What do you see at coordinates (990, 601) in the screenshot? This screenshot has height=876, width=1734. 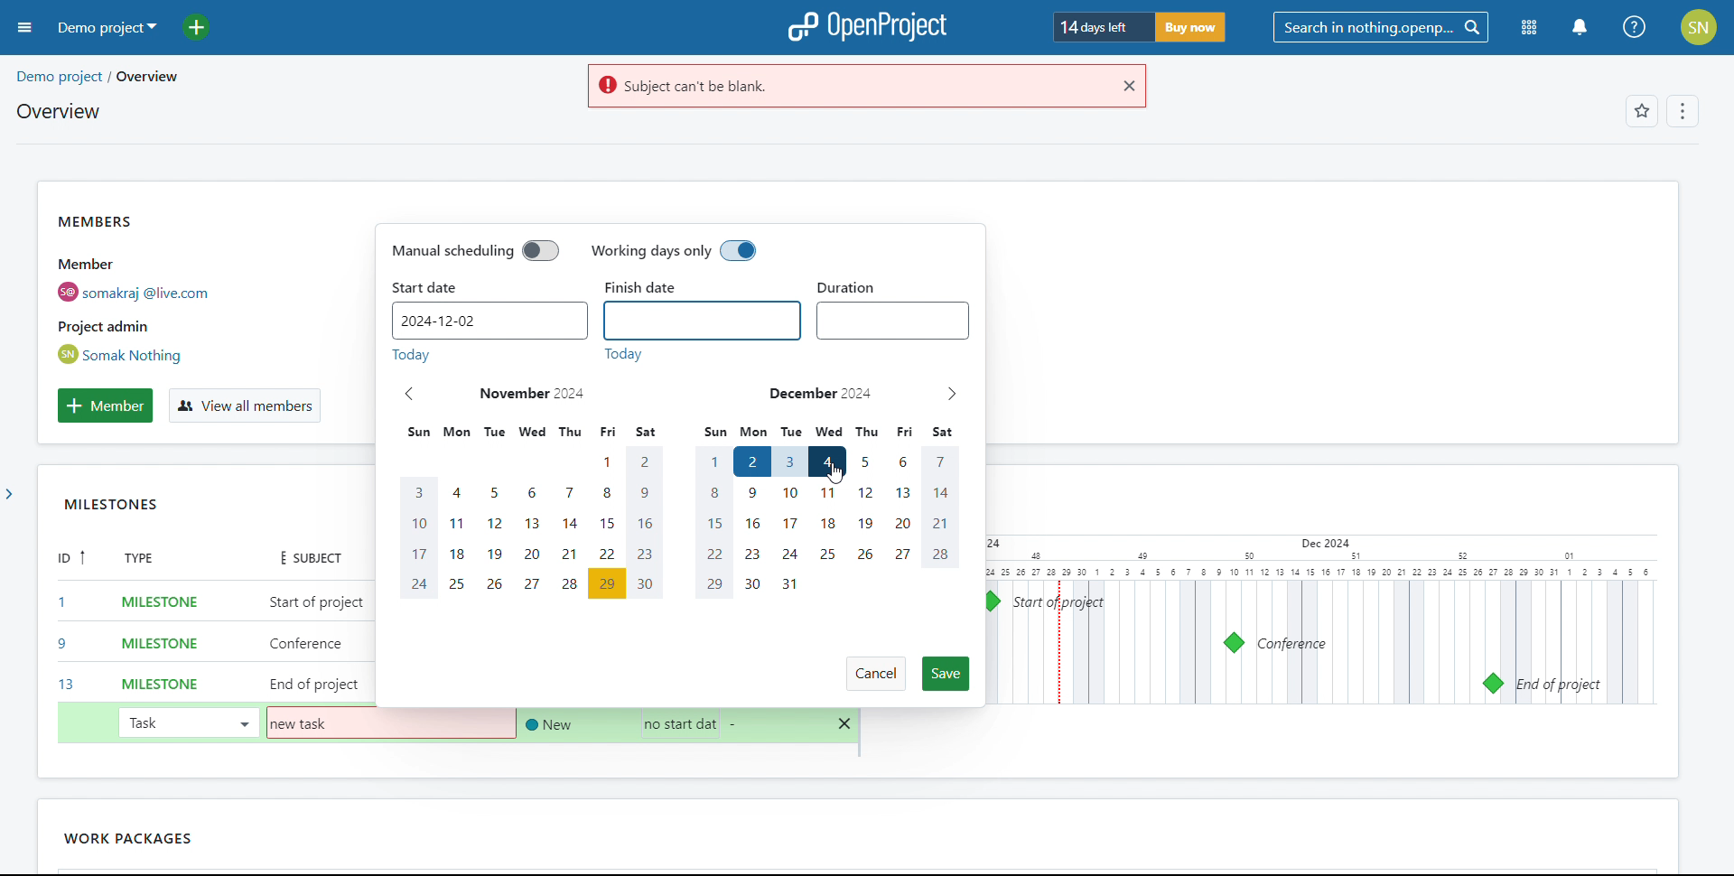 I see `milestone 1` at bounding box center [990, 601].